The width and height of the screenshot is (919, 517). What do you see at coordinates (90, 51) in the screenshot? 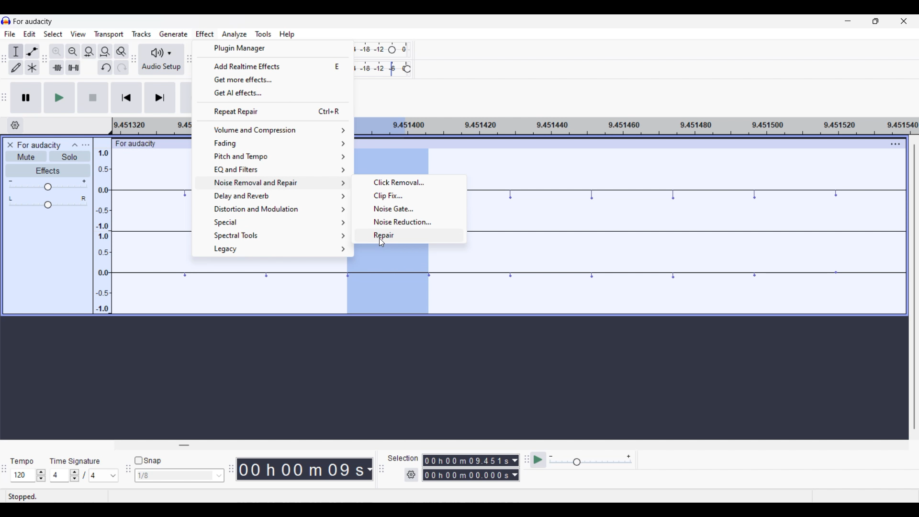
I see `Fit selection to width` at bounding box center [90, 51].